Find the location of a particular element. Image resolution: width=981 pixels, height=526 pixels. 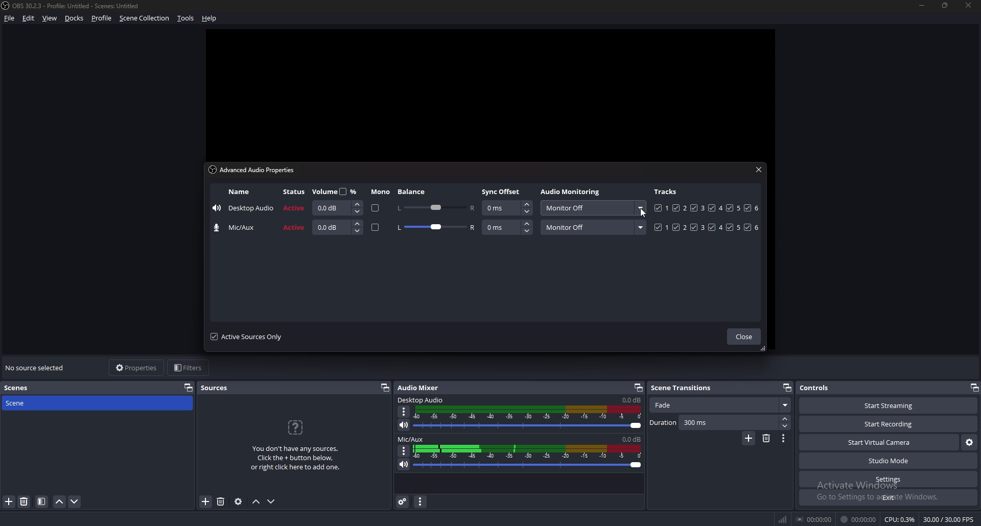

move sources down is located at coordinates (272, 501).